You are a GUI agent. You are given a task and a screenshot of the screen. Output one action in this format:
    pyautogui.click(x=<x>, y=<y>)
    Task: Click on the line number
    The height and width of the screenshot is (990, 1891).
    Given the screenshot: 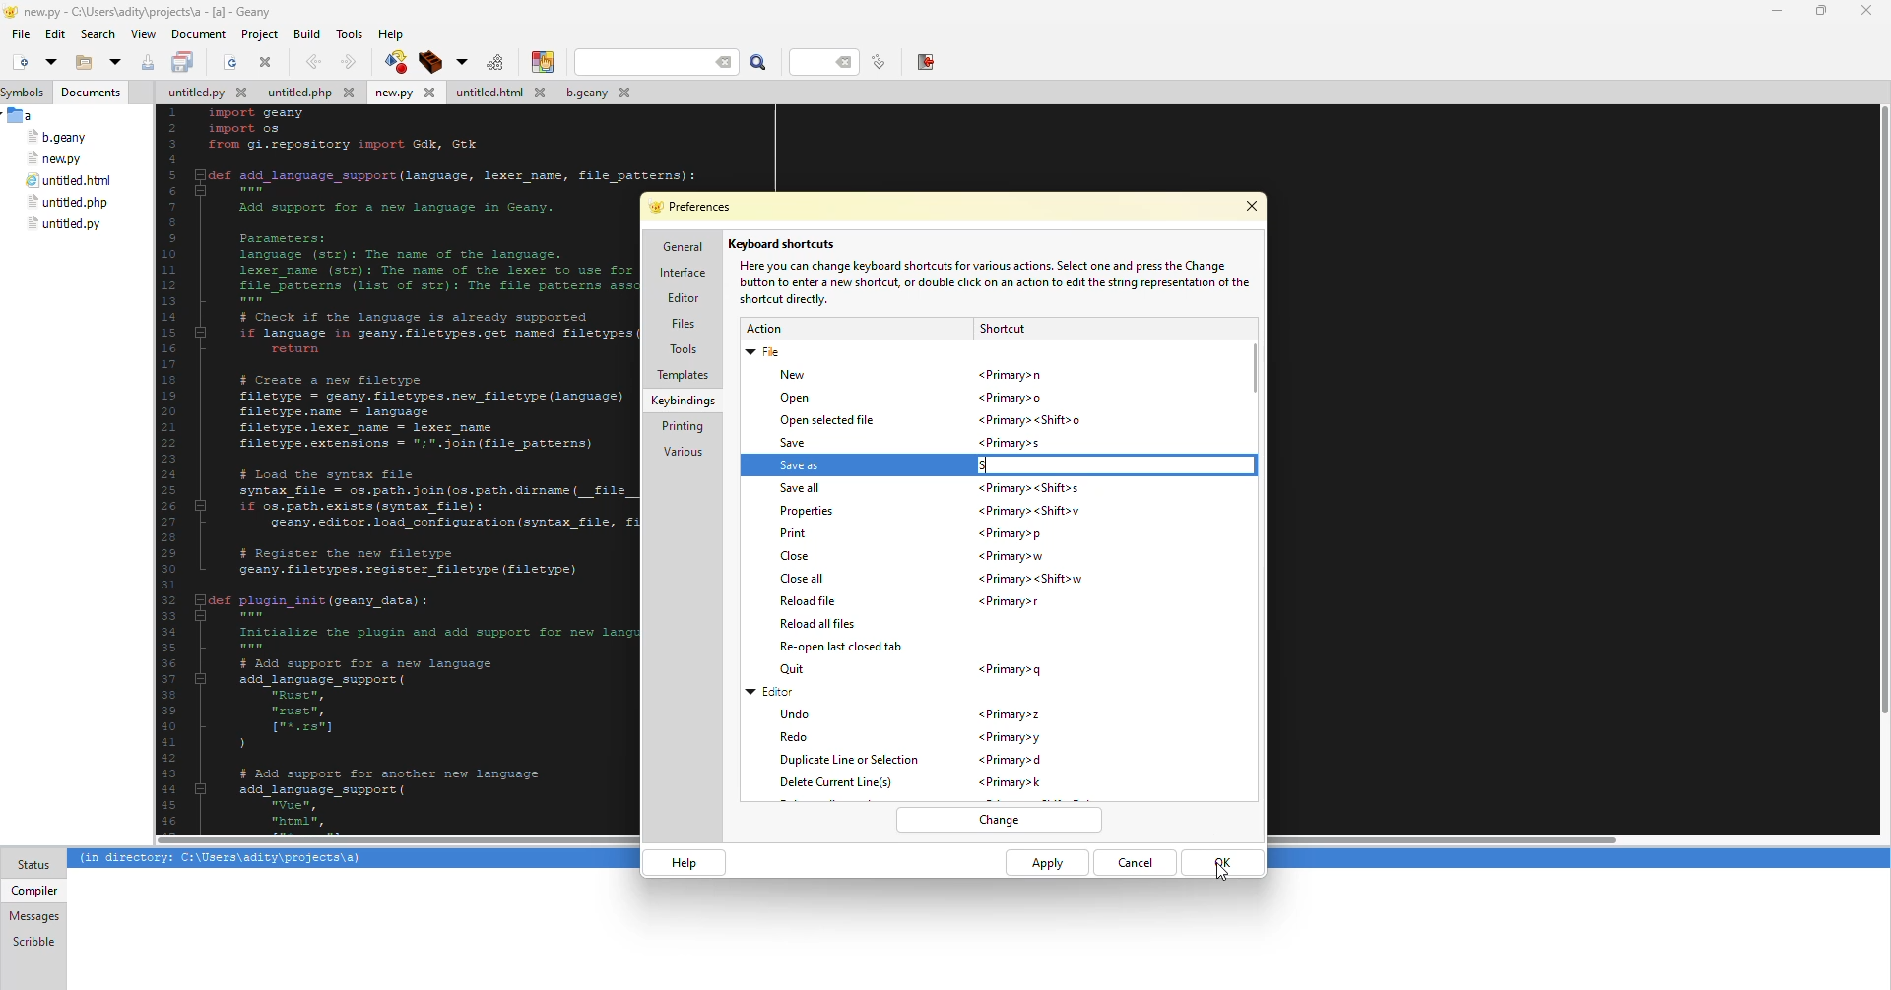 What is the action you would take?
    pyautogui.click(x=879, y=62)
    